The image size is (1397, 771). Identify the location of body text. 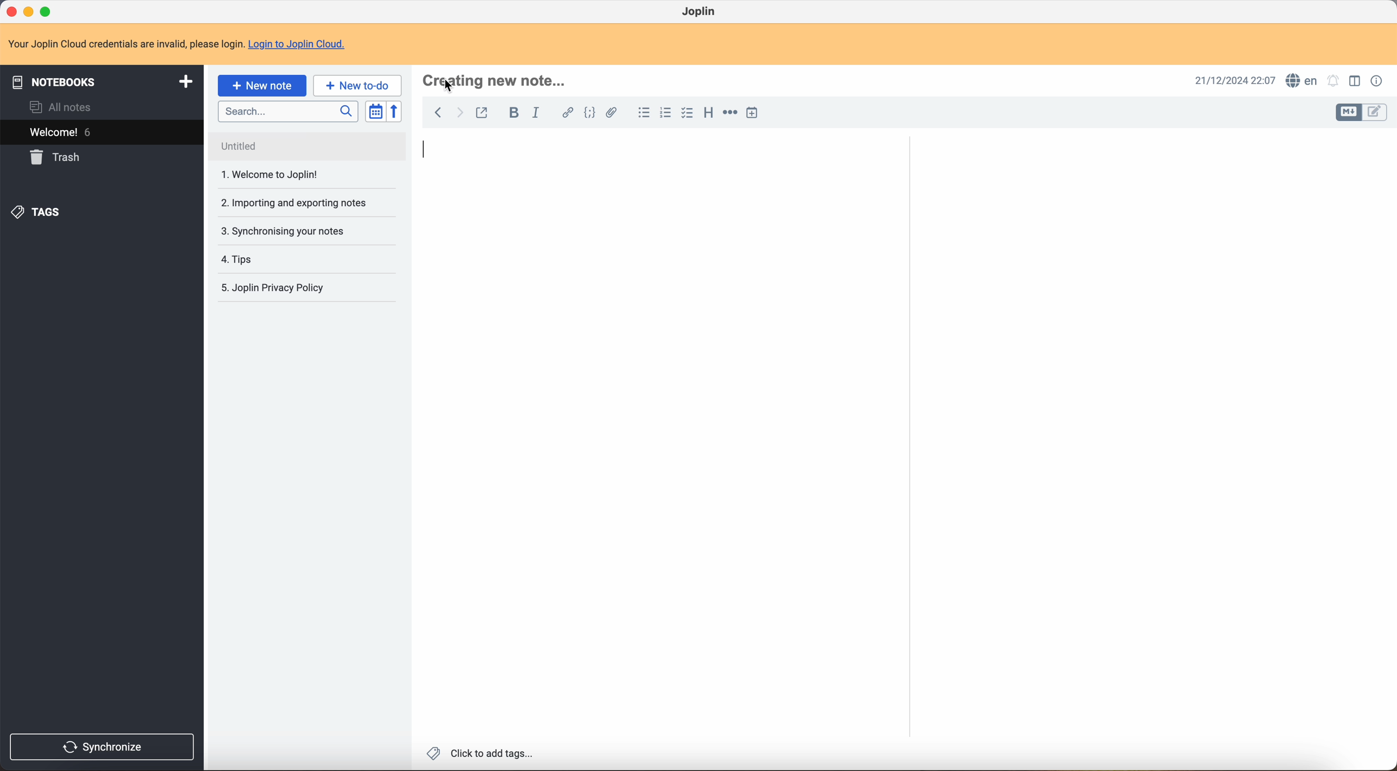
(655, 455).